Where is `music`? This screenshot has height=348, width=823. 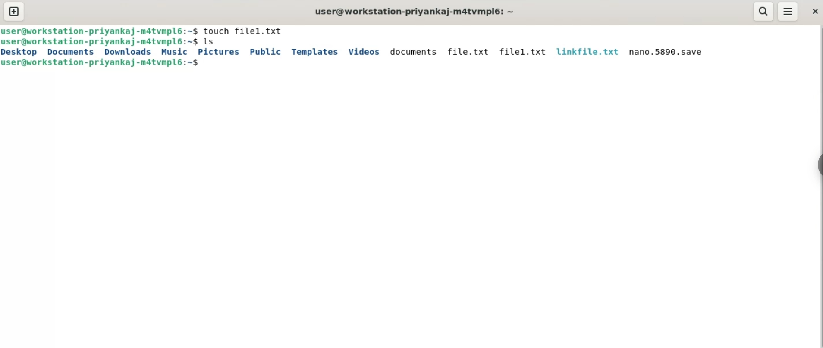 music is located at coordinates (175, 52).